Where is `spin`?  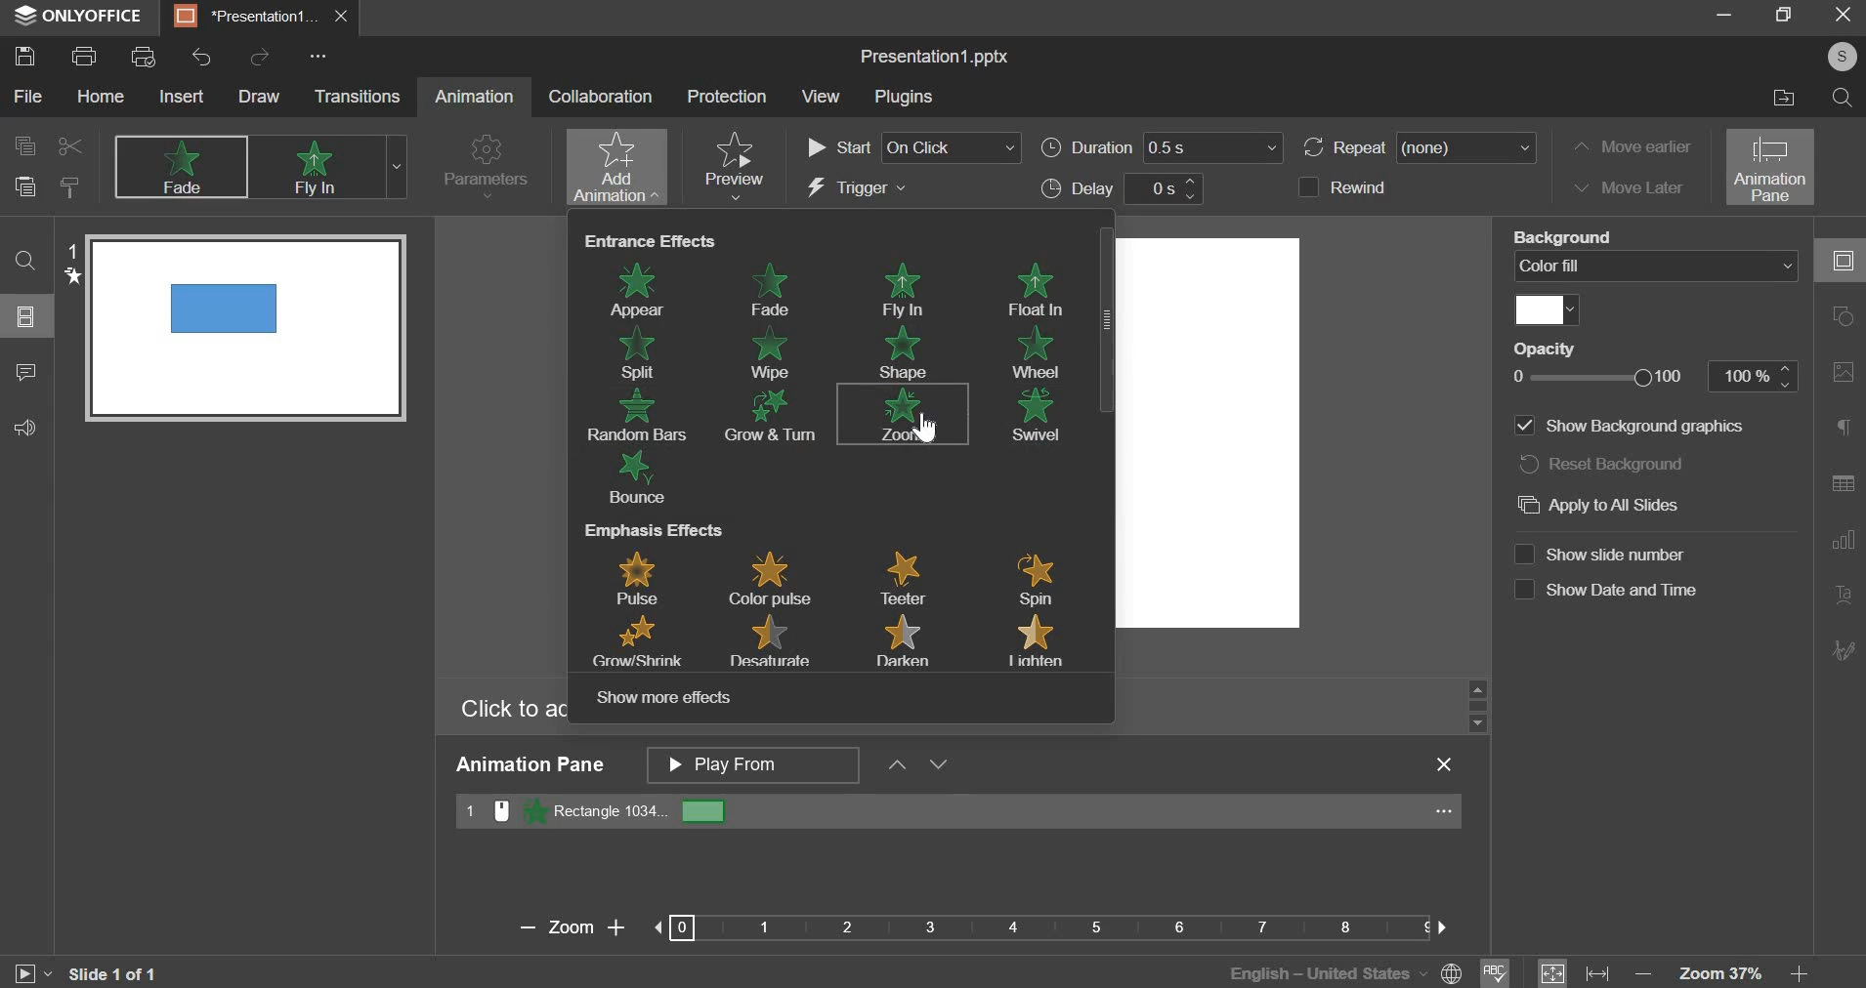 spin is located at coordinates (1041, 578).